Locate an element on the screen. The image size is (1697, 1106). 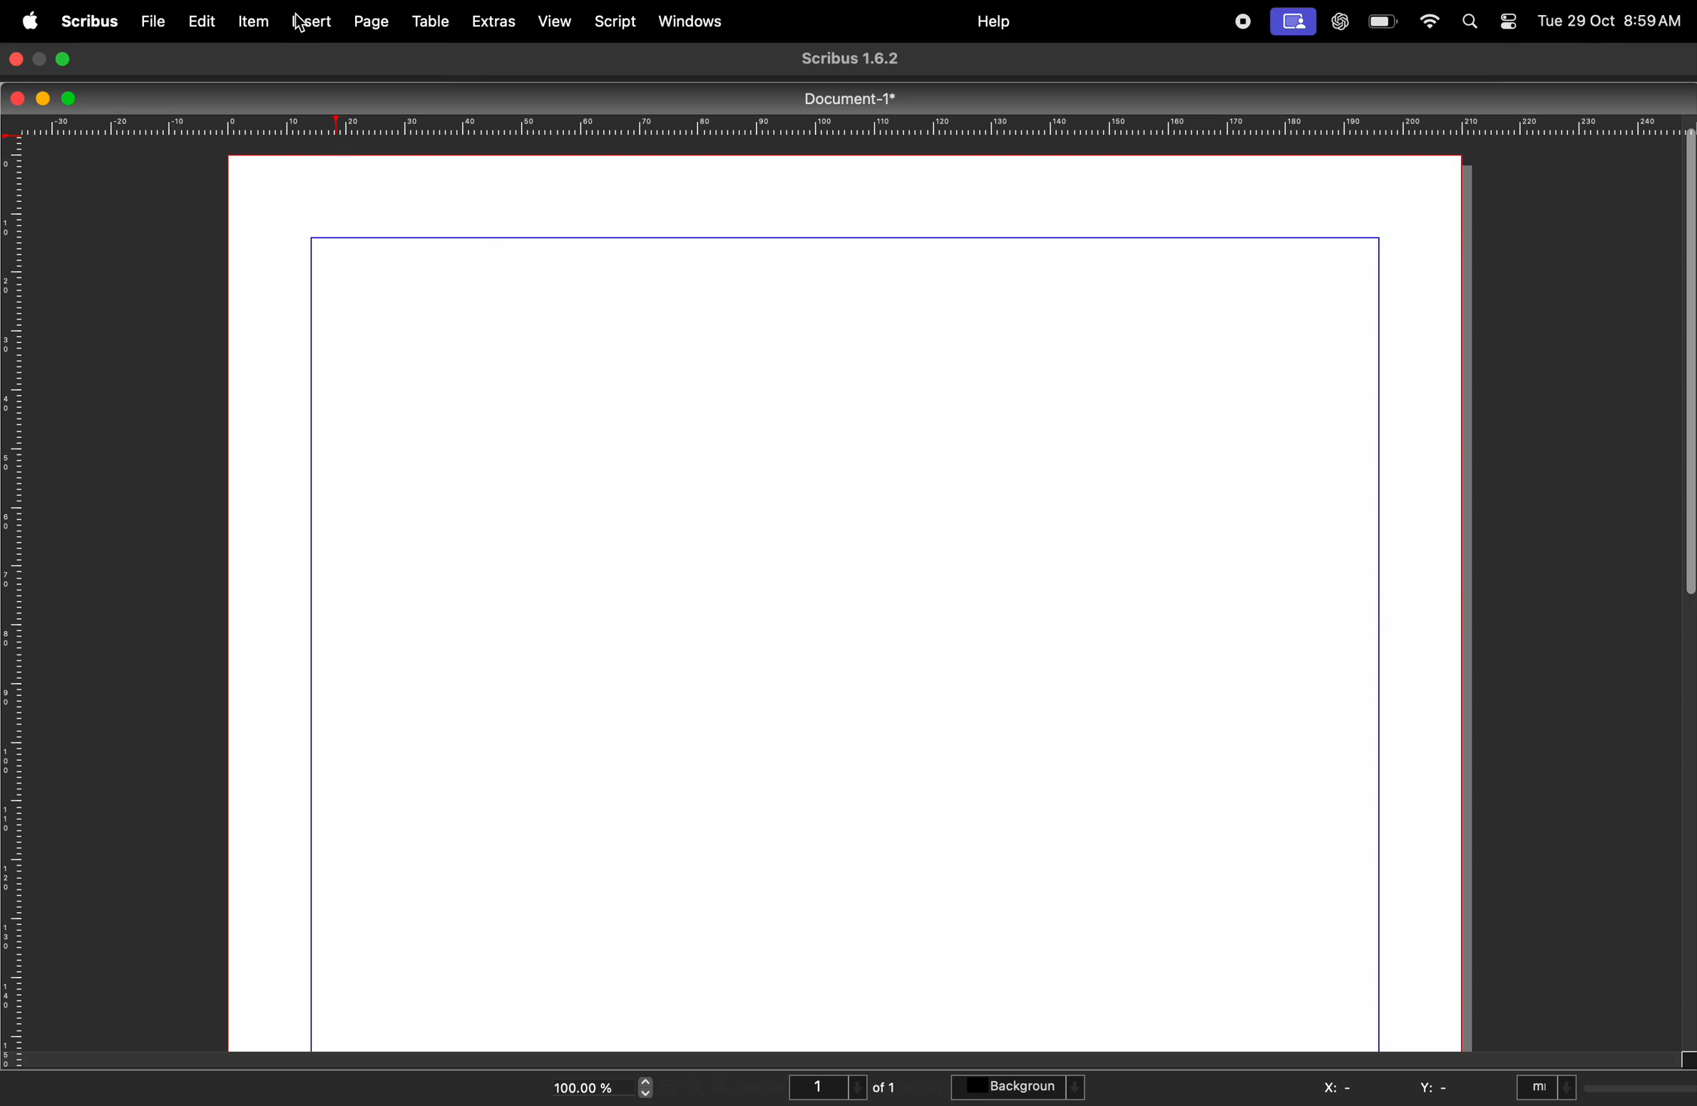
find is located at coordinates (1474, 23).